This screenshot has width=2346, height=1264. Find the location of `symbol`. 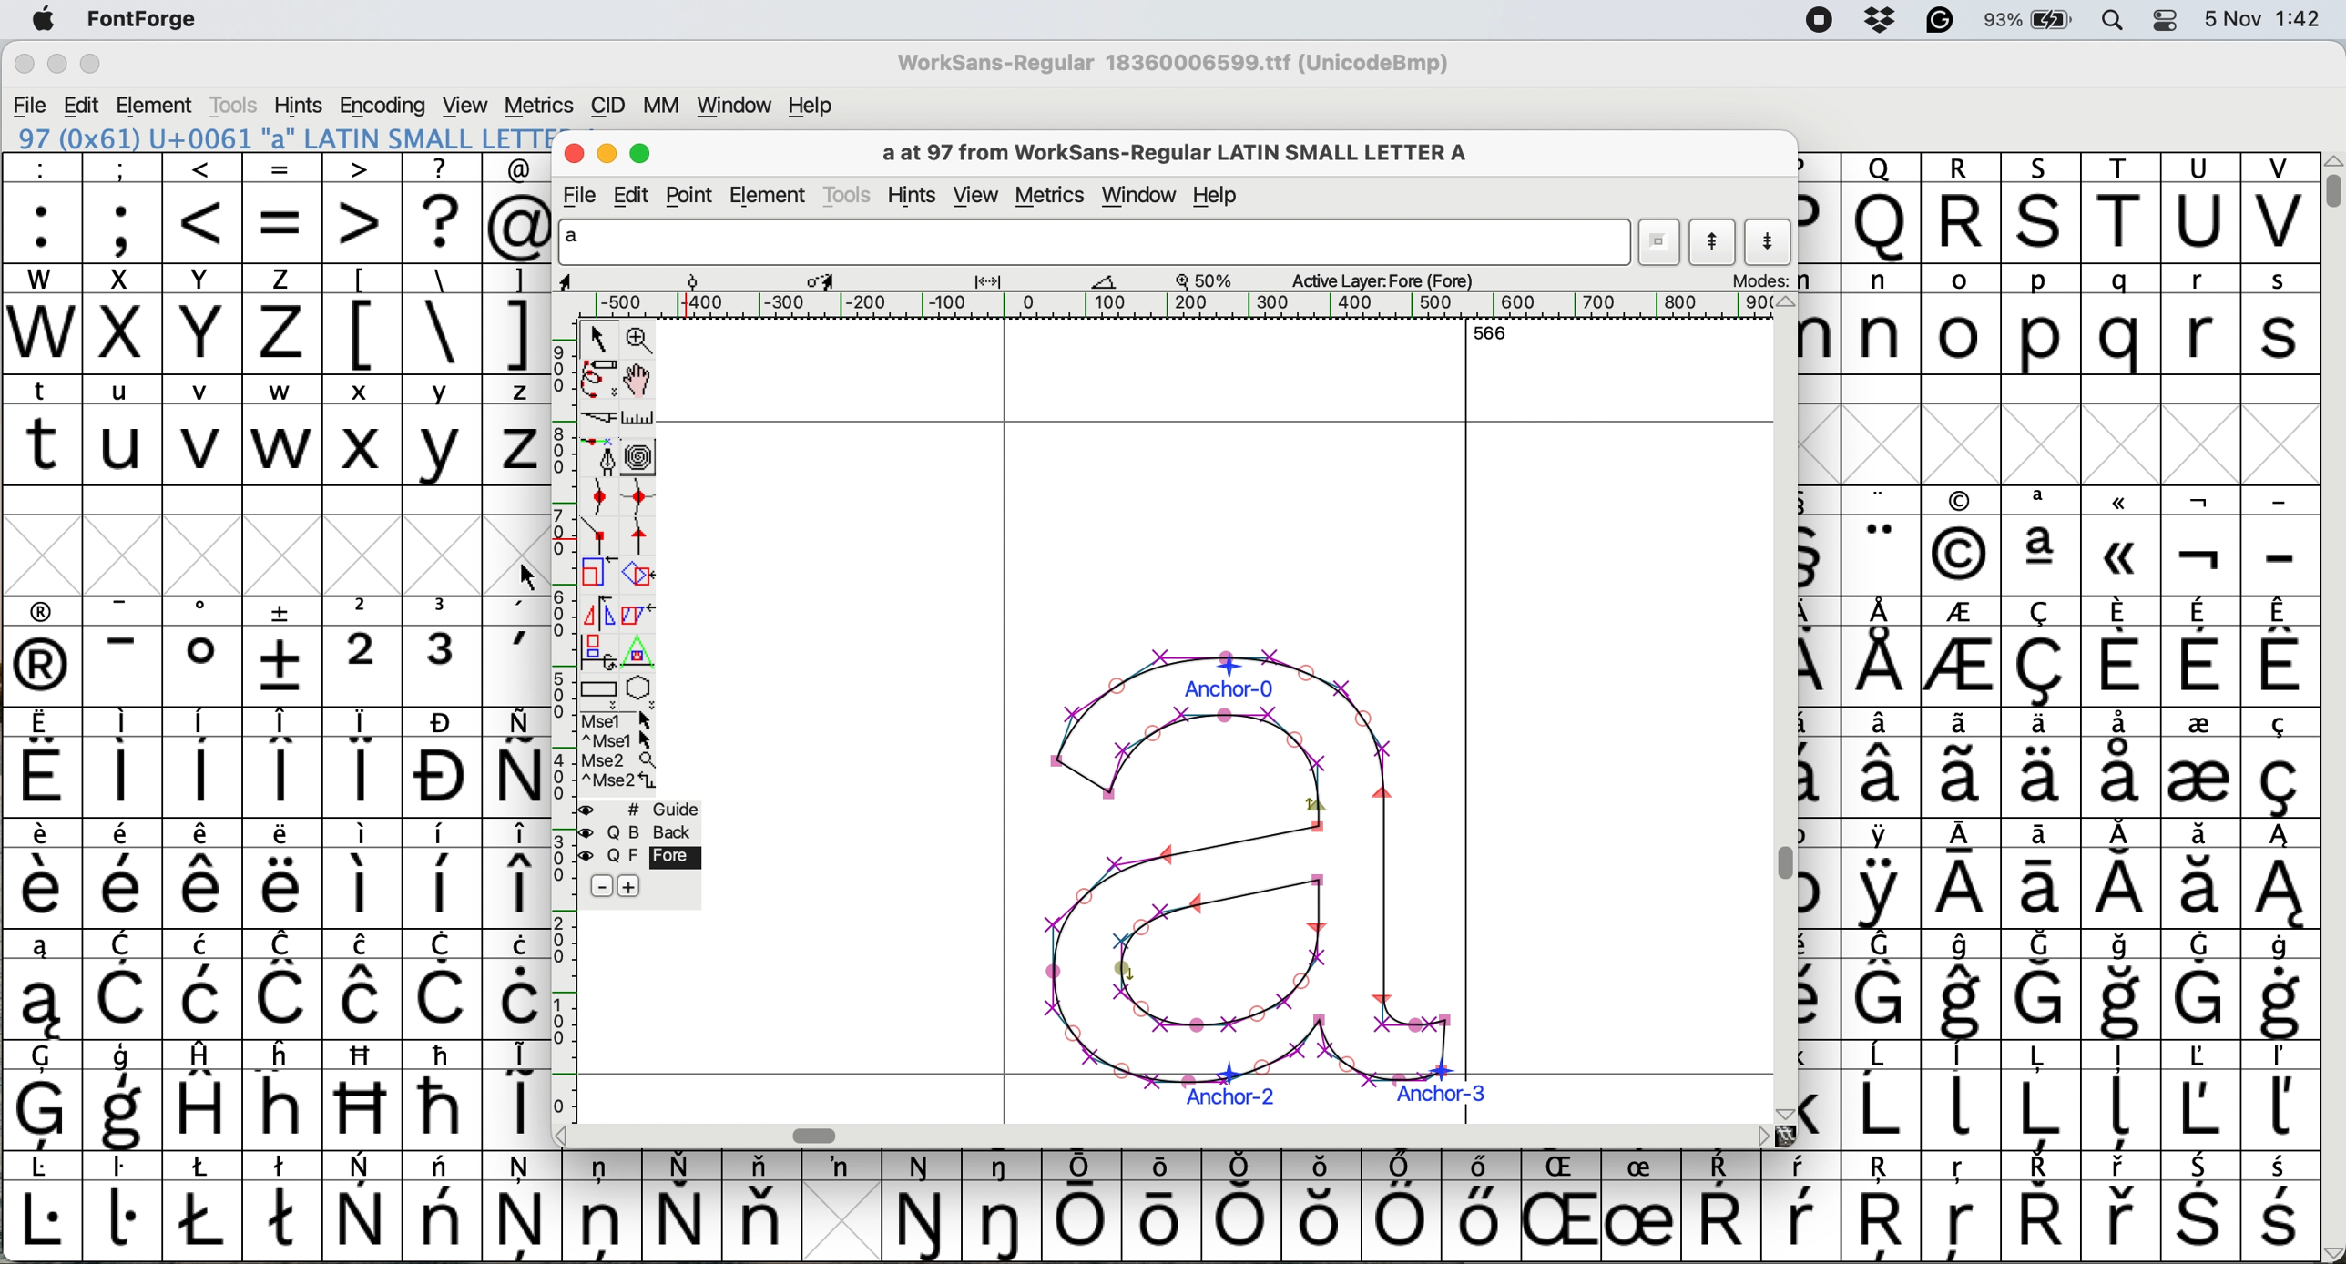

symbol is located at coordinates (2123, 540).